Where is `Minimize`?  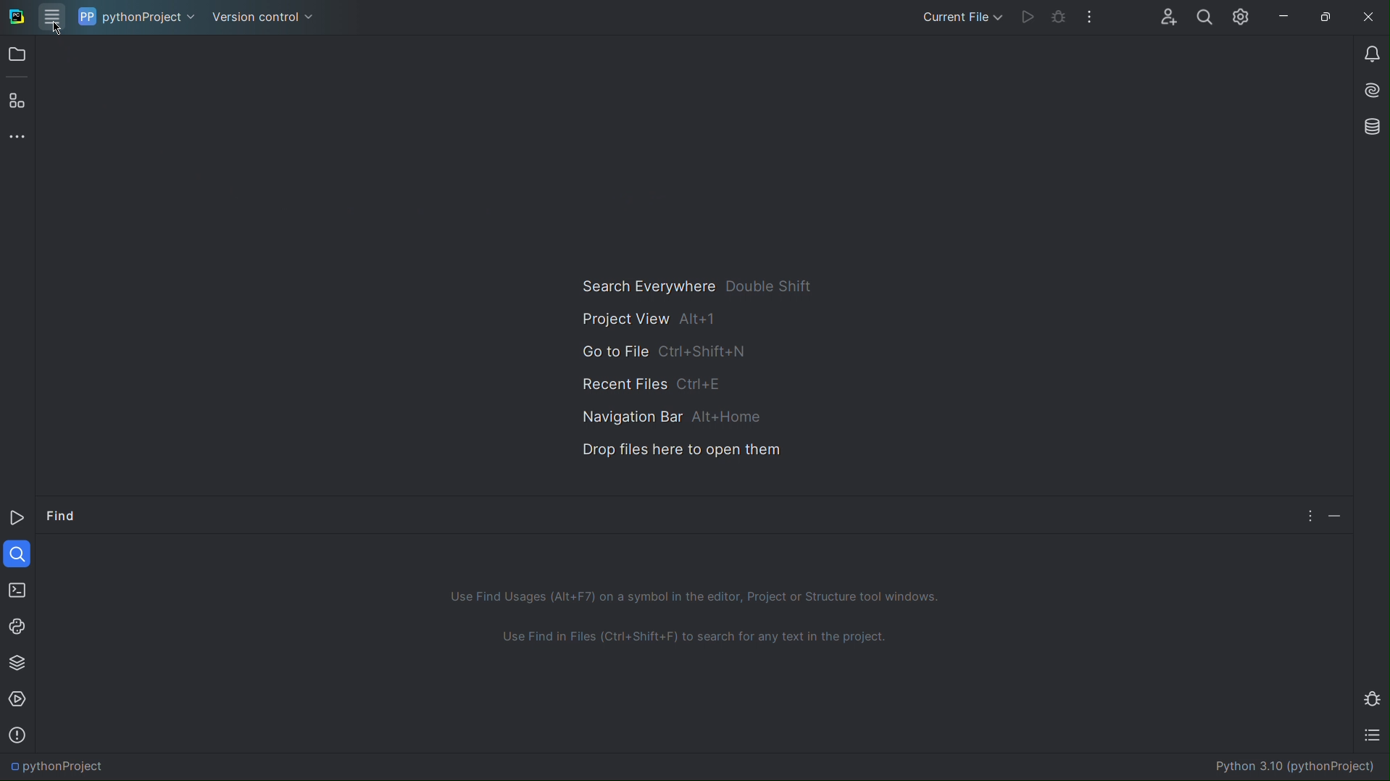
Minimize is located at coordinates (1285, 17).